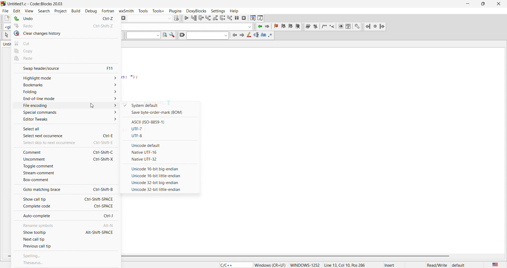 Image resolution: width=507 pixels, height=268 pixels. Describe the element at coordinates (308, 26) in the screenshot. I see `run doxy wizard` at that location.